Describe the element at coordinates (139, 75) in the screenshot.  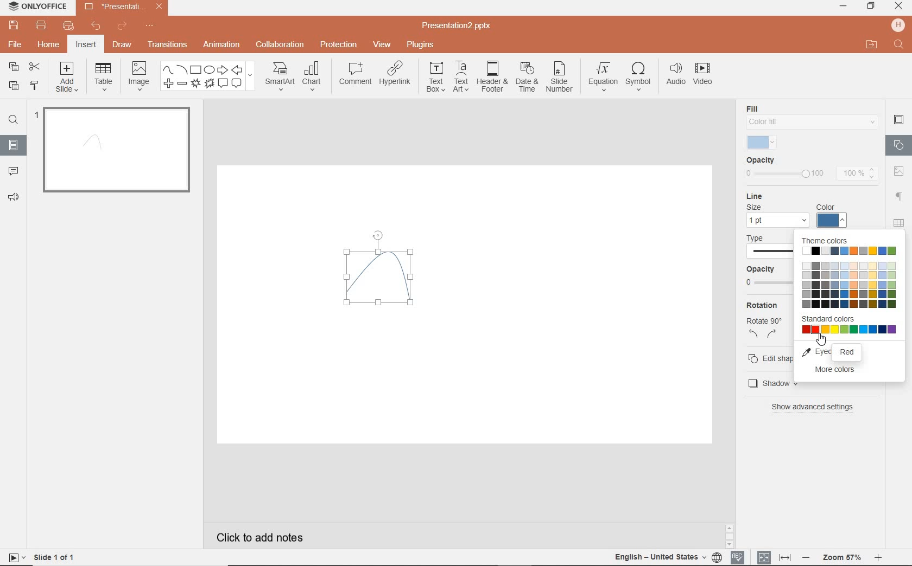
I see `IMAGE` at that location.